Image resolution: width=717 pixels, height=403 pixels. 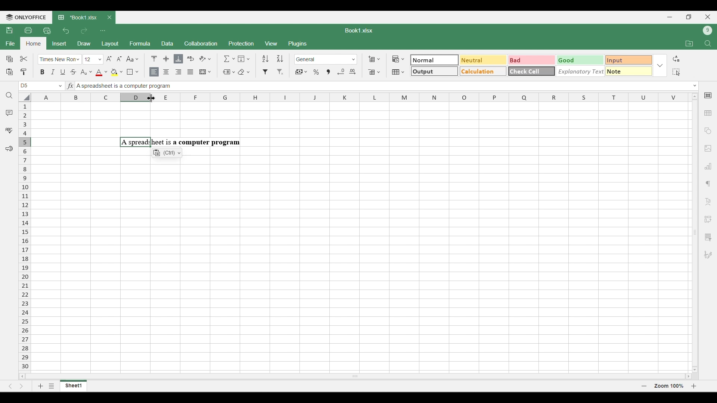 I want to click on Horizontal slide bar, so click(x=356, y=375).